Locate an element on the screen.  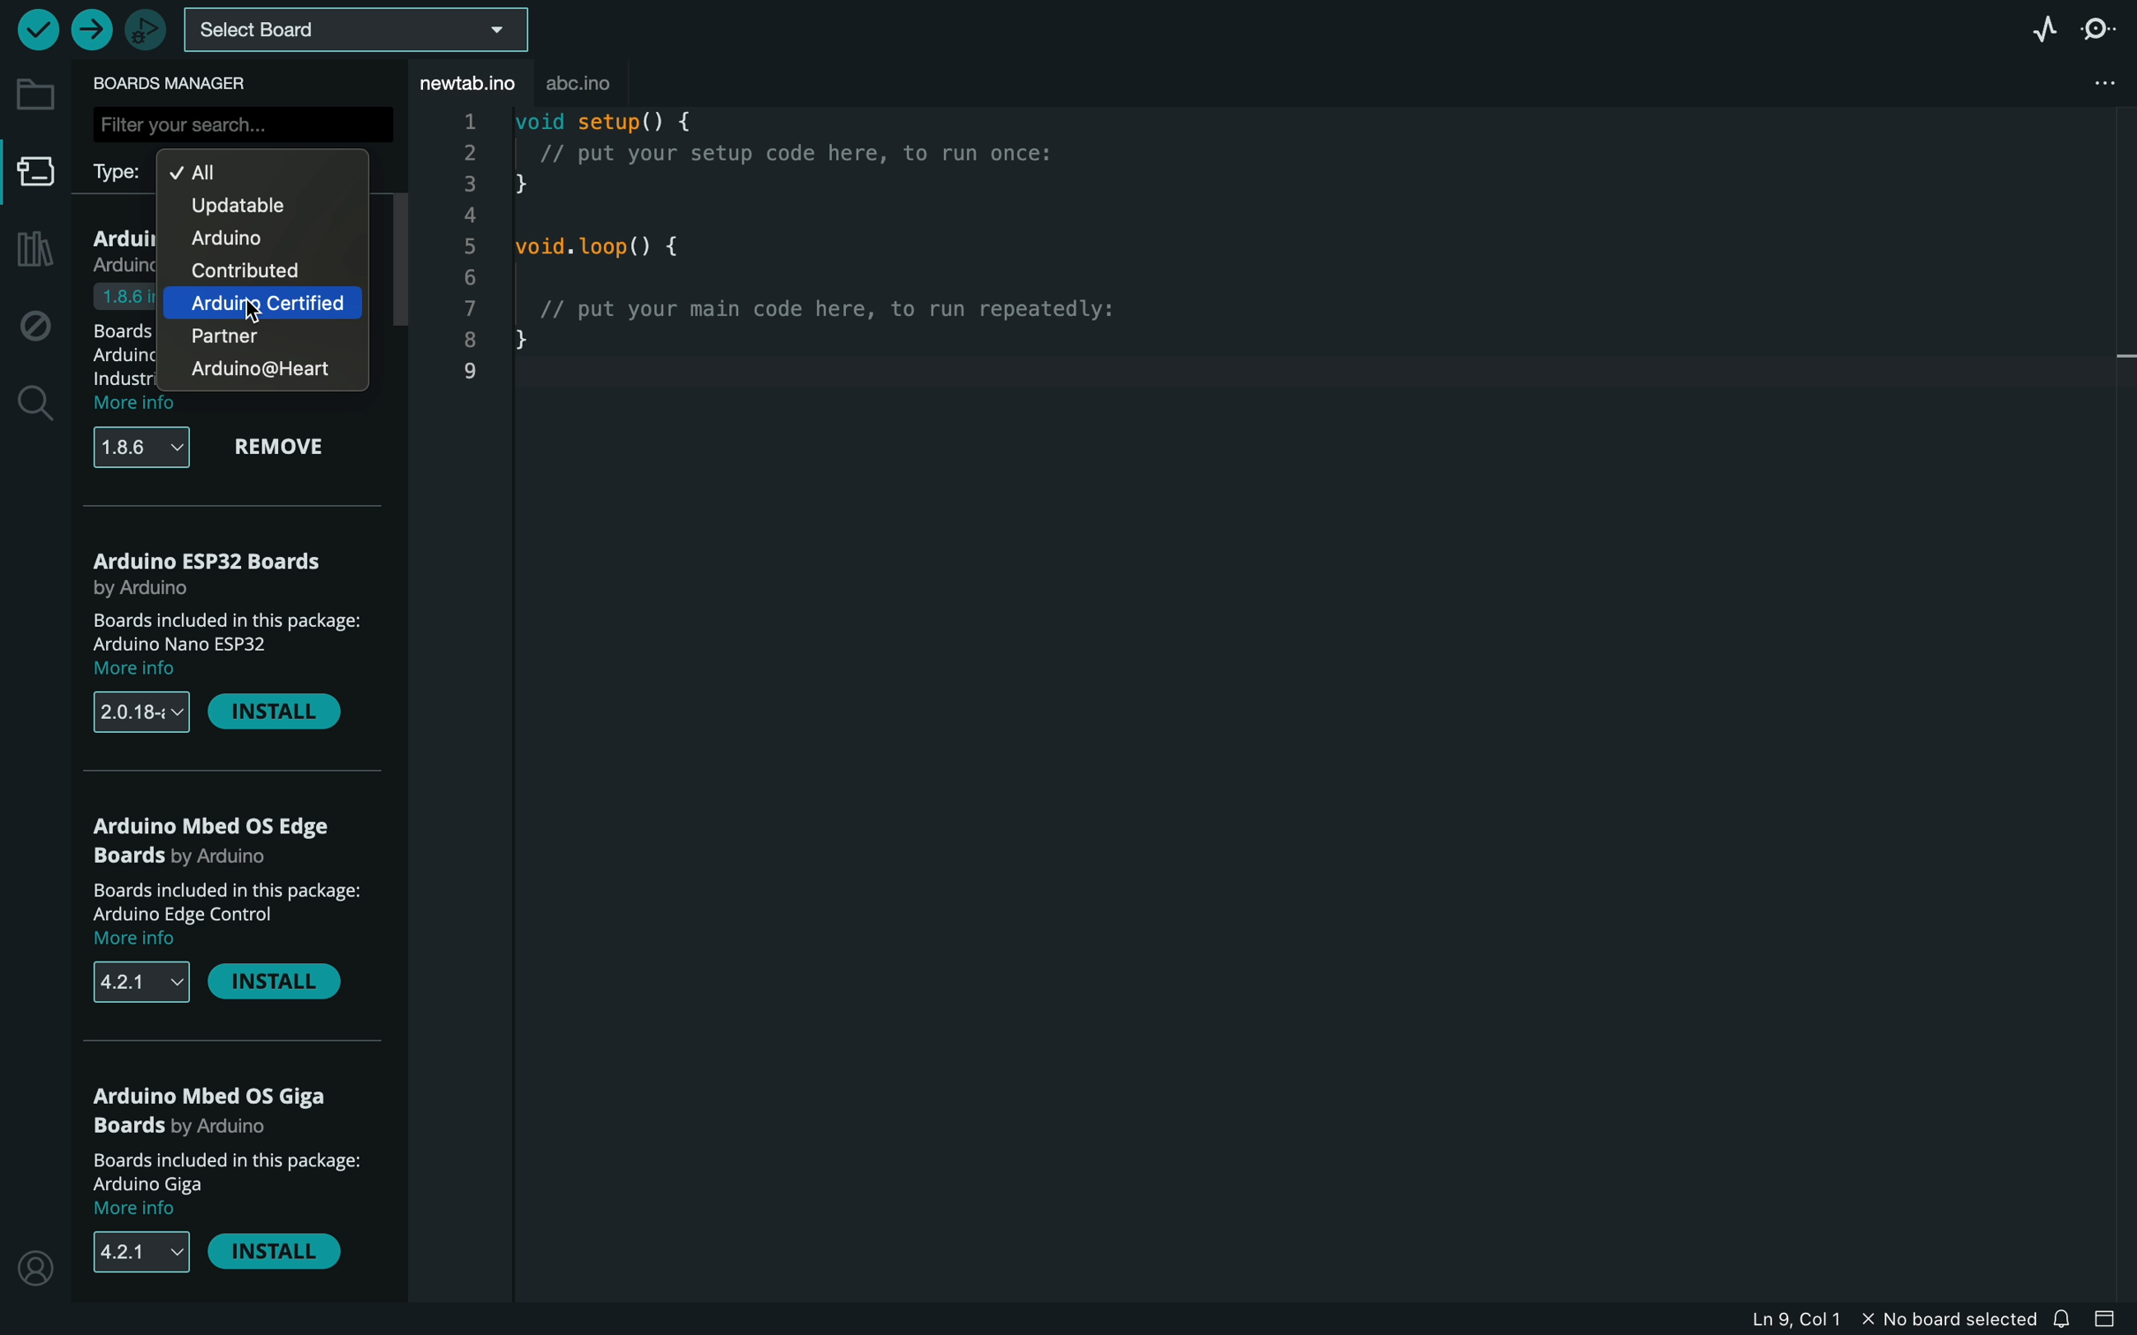
board selecter is located at coordinates (353, 32).